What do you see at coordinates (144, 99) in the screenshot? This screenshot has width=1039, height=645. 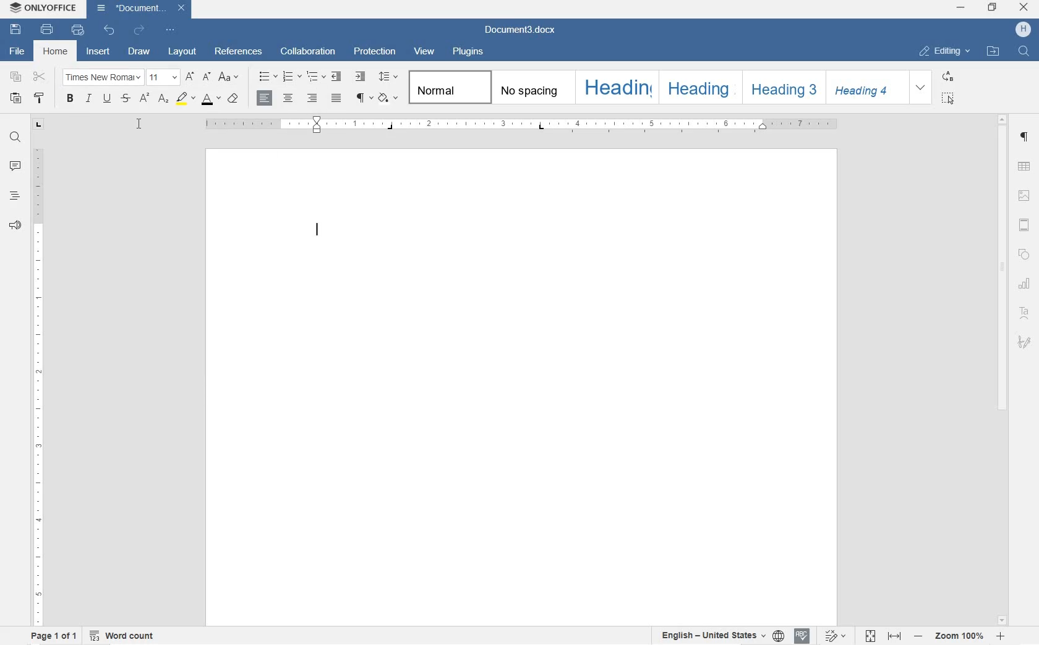 I see `SUPERSCRIPT` at bounding box center [144, 99].